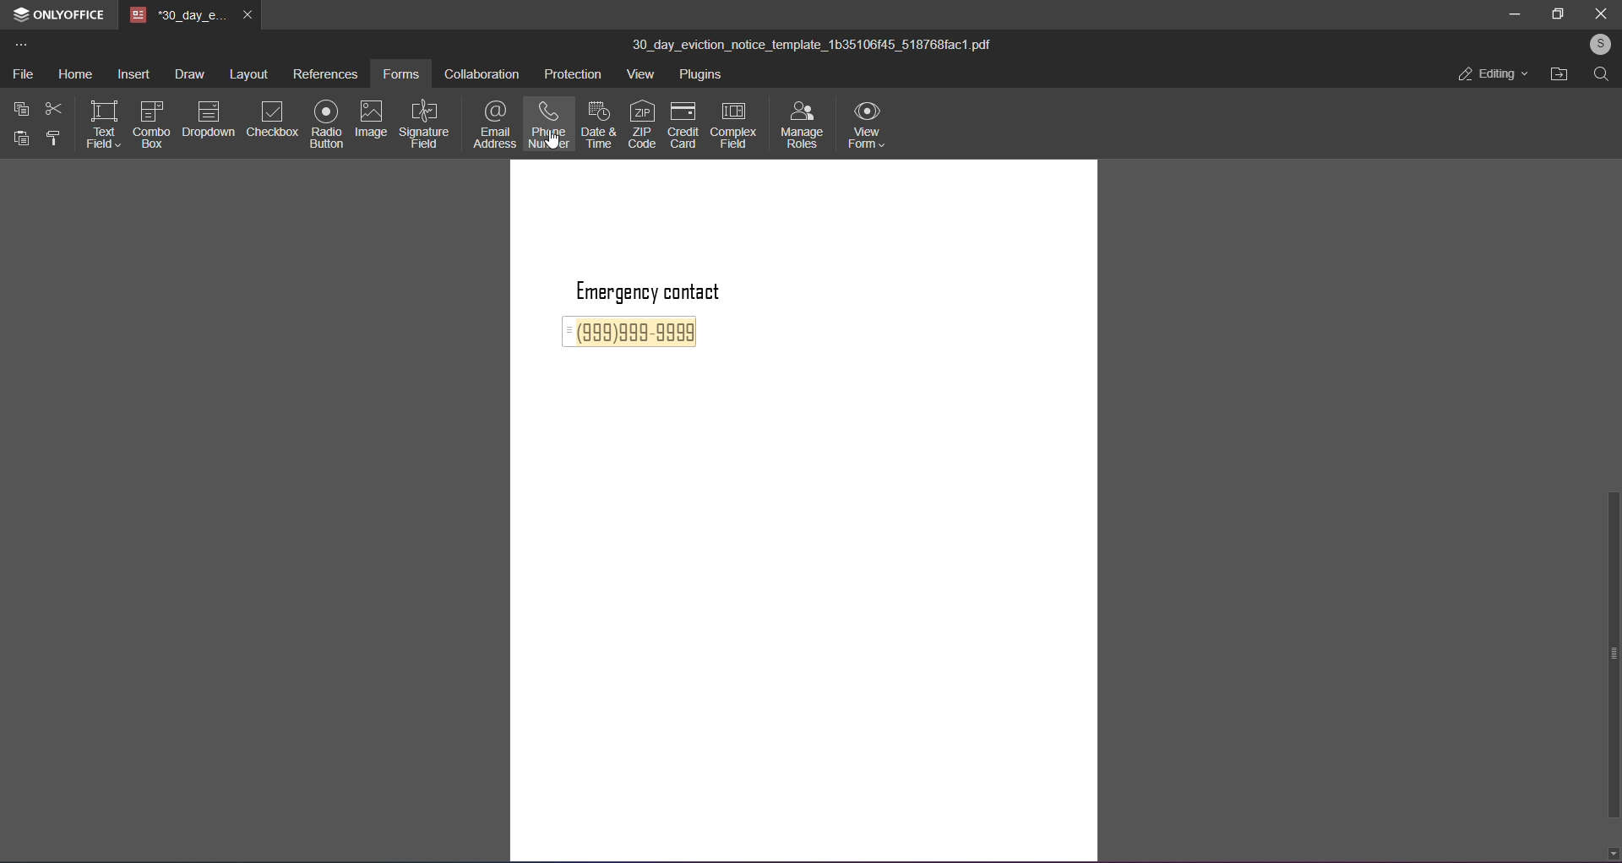 The image size is (1622, 863). I want to click on signature, so click(427, 123).